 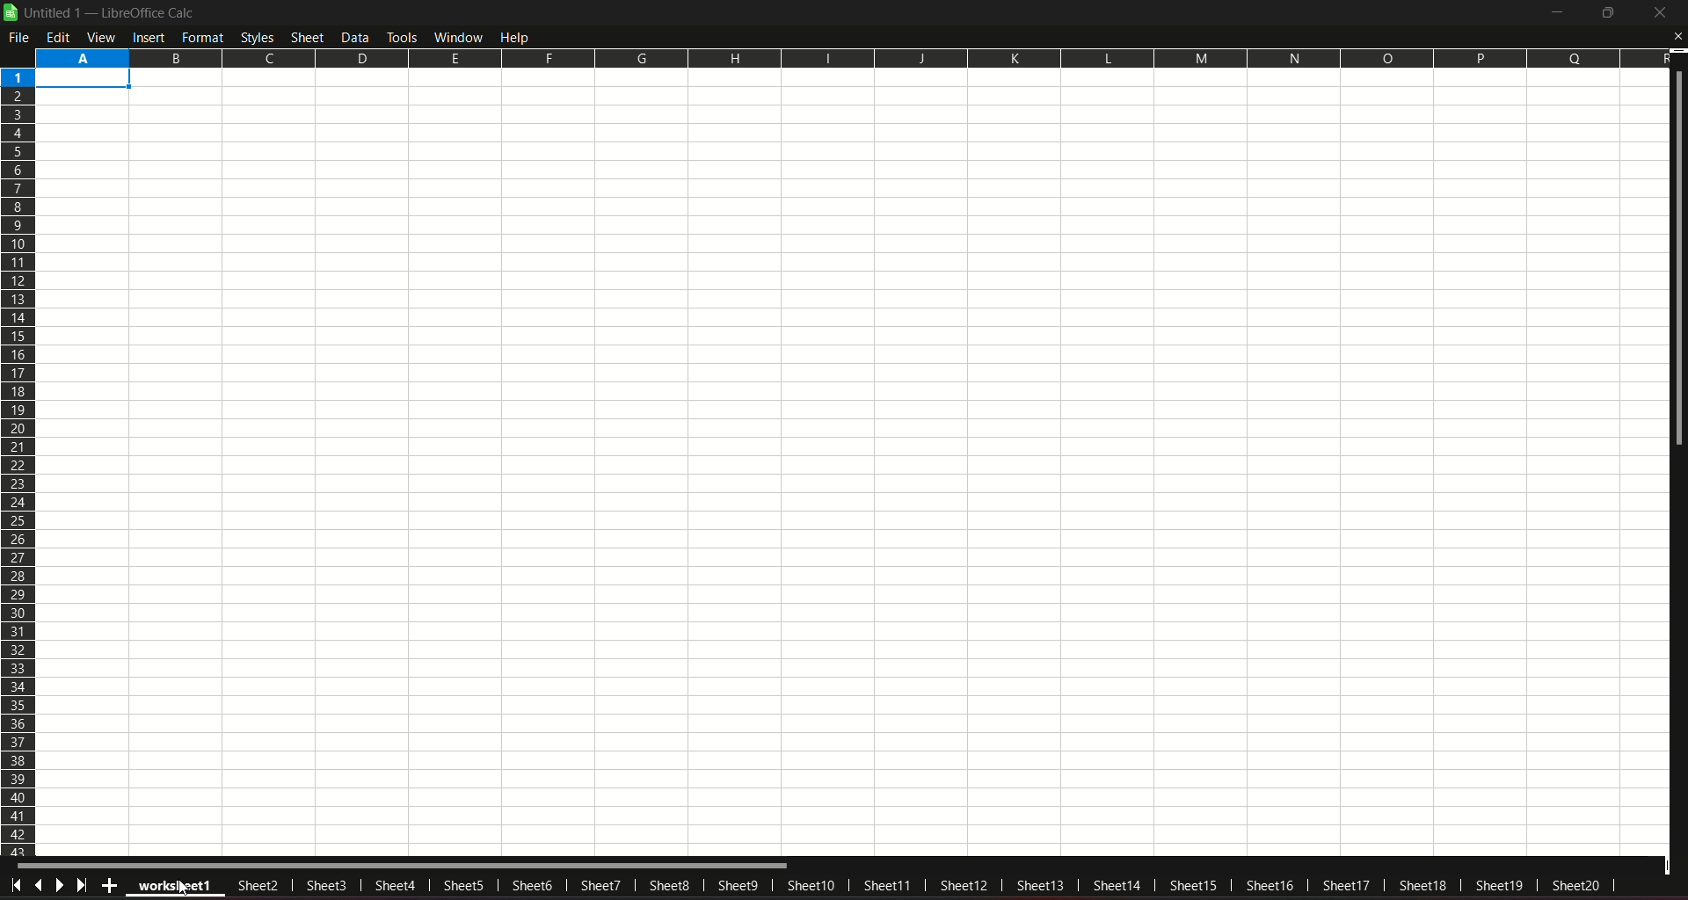 I want to click on format, so click(x=203, y=37).